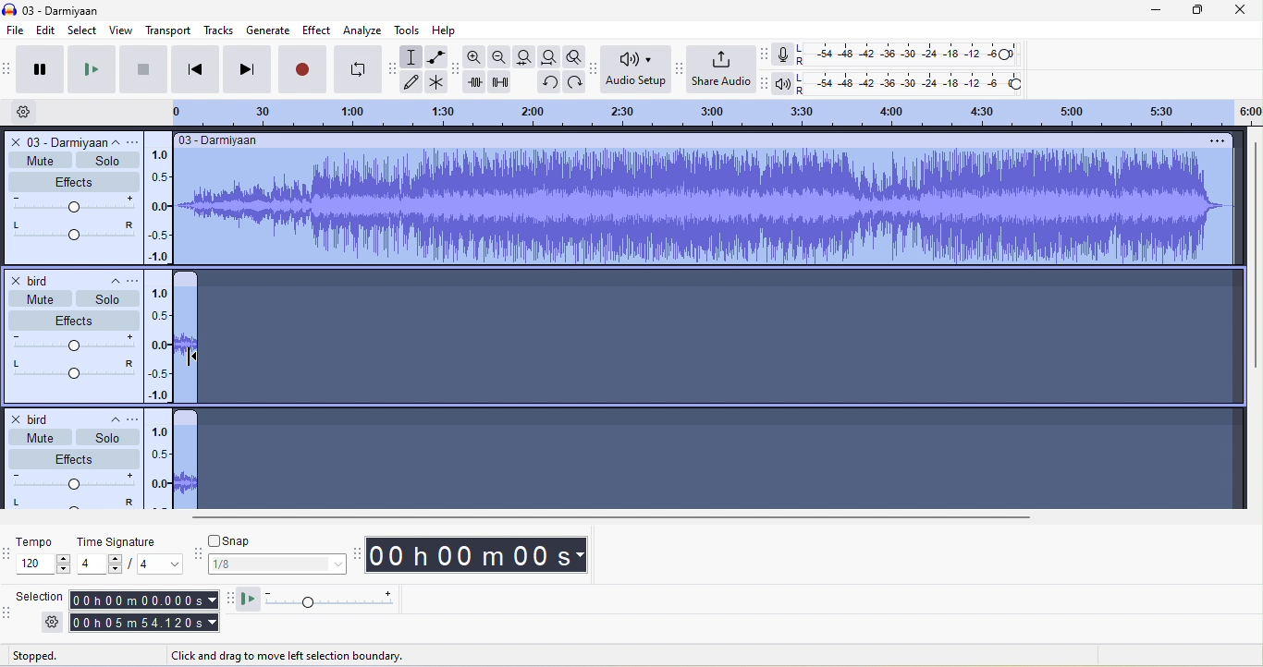  I want to click on recording level, so click(908, 55).